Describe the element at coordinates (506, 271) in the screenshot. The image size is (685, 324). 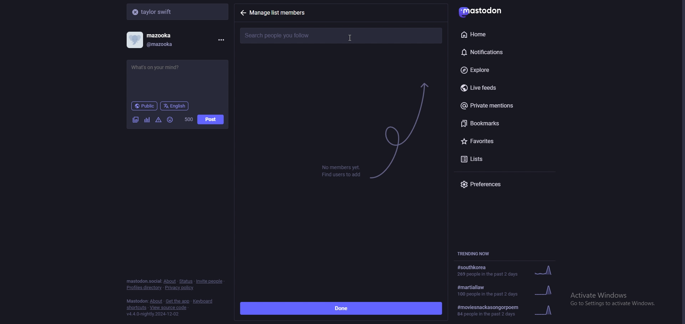
I see `trending` at that location.